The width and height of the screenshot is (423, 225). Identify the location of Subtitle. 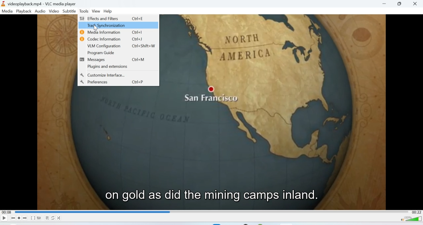
(69, 11).